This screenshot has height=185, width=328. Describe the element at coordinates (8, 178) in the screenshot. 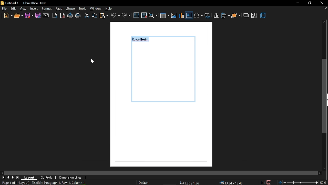

I see `go to previous page` at that location.